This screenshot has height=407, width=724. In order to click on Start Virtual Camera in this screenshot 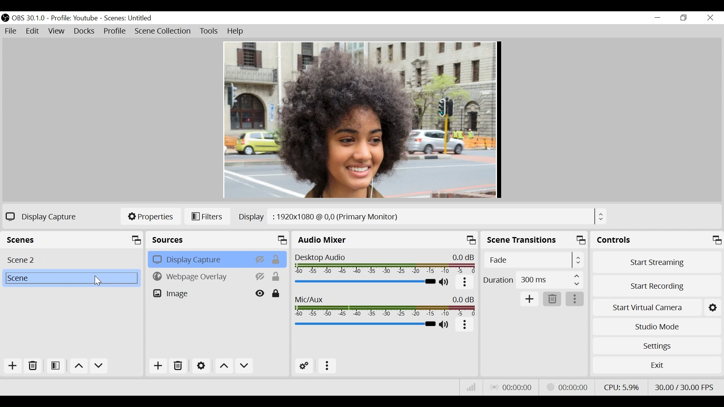, I will do `click(647, 308)`.